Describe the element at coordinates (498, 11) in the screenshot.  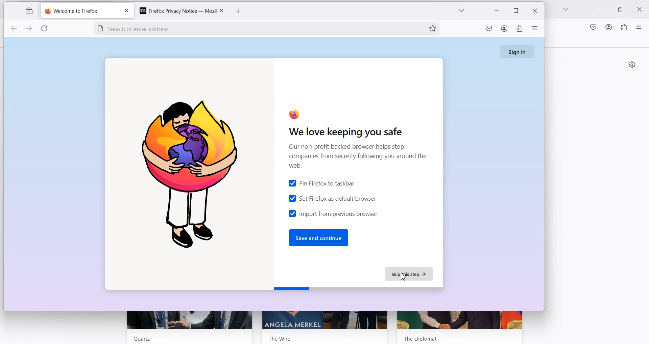
I see `minimize` at that location.